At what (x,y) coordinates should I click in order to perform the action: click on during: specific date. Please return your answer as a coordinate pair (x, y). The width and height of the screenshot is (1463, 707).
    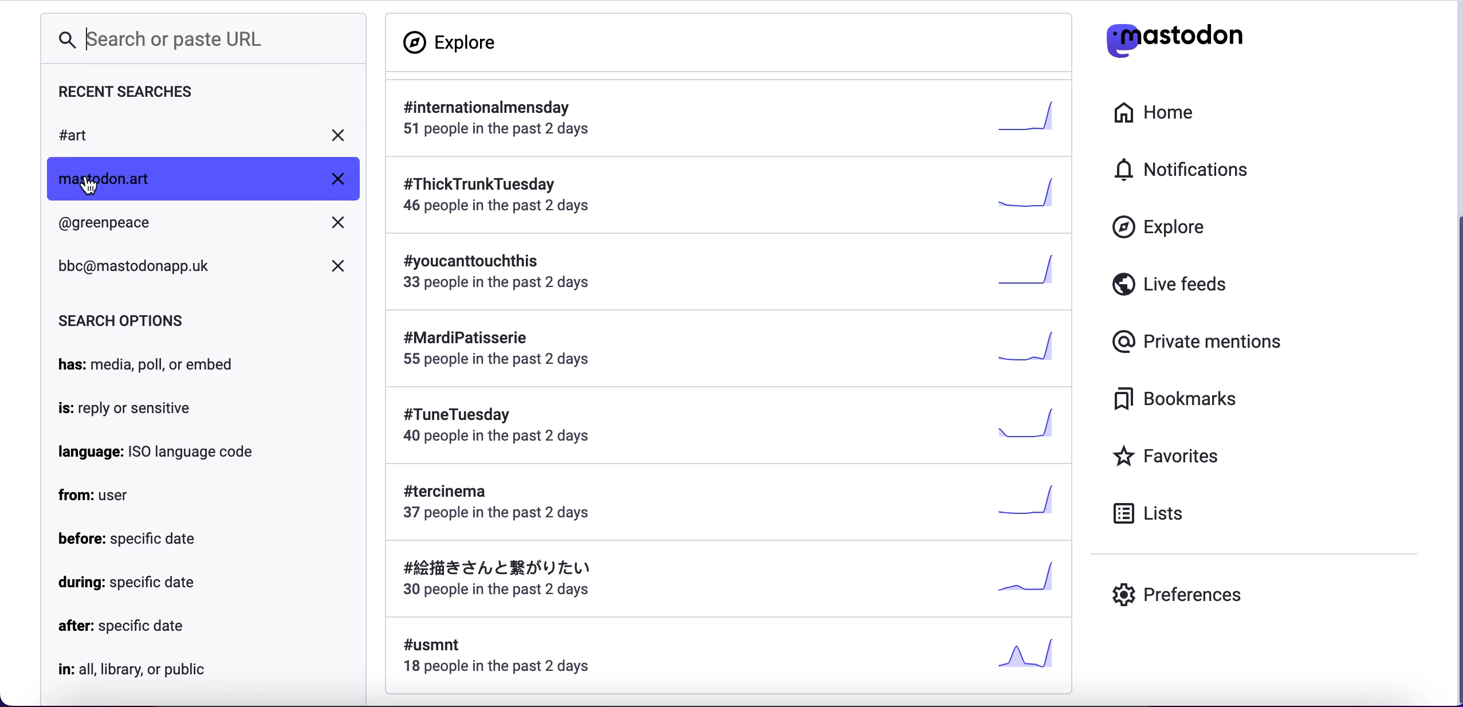
    Looking at the image, I should click on (127, 584).